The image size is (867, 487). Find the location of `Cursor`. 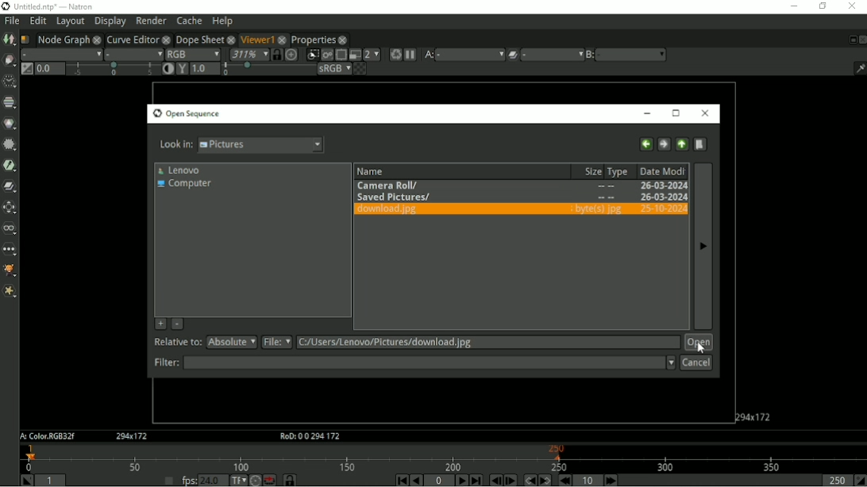

Cursor is located at coordinates (699, 350).